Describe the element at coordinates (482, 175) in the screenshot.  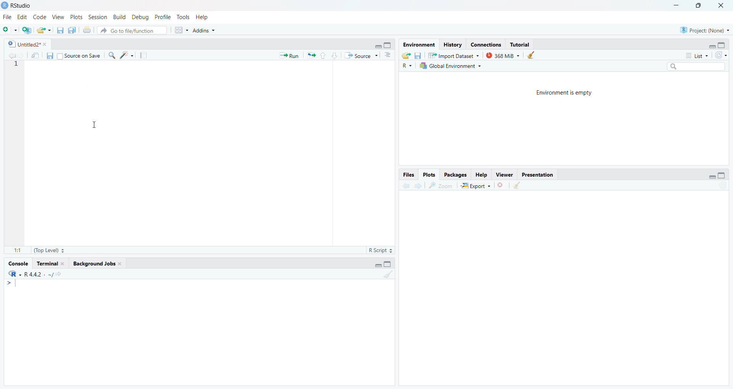
I see `Help` at that location.